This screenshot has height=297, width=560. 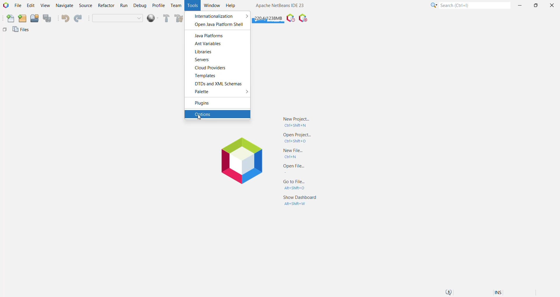 I want to click on Run, so click(x=124, y=6).